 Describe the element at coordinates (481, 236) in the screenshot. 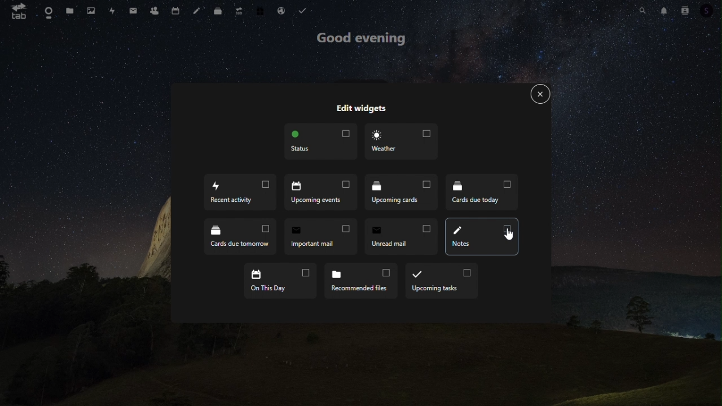

I see `Notes` at that location.